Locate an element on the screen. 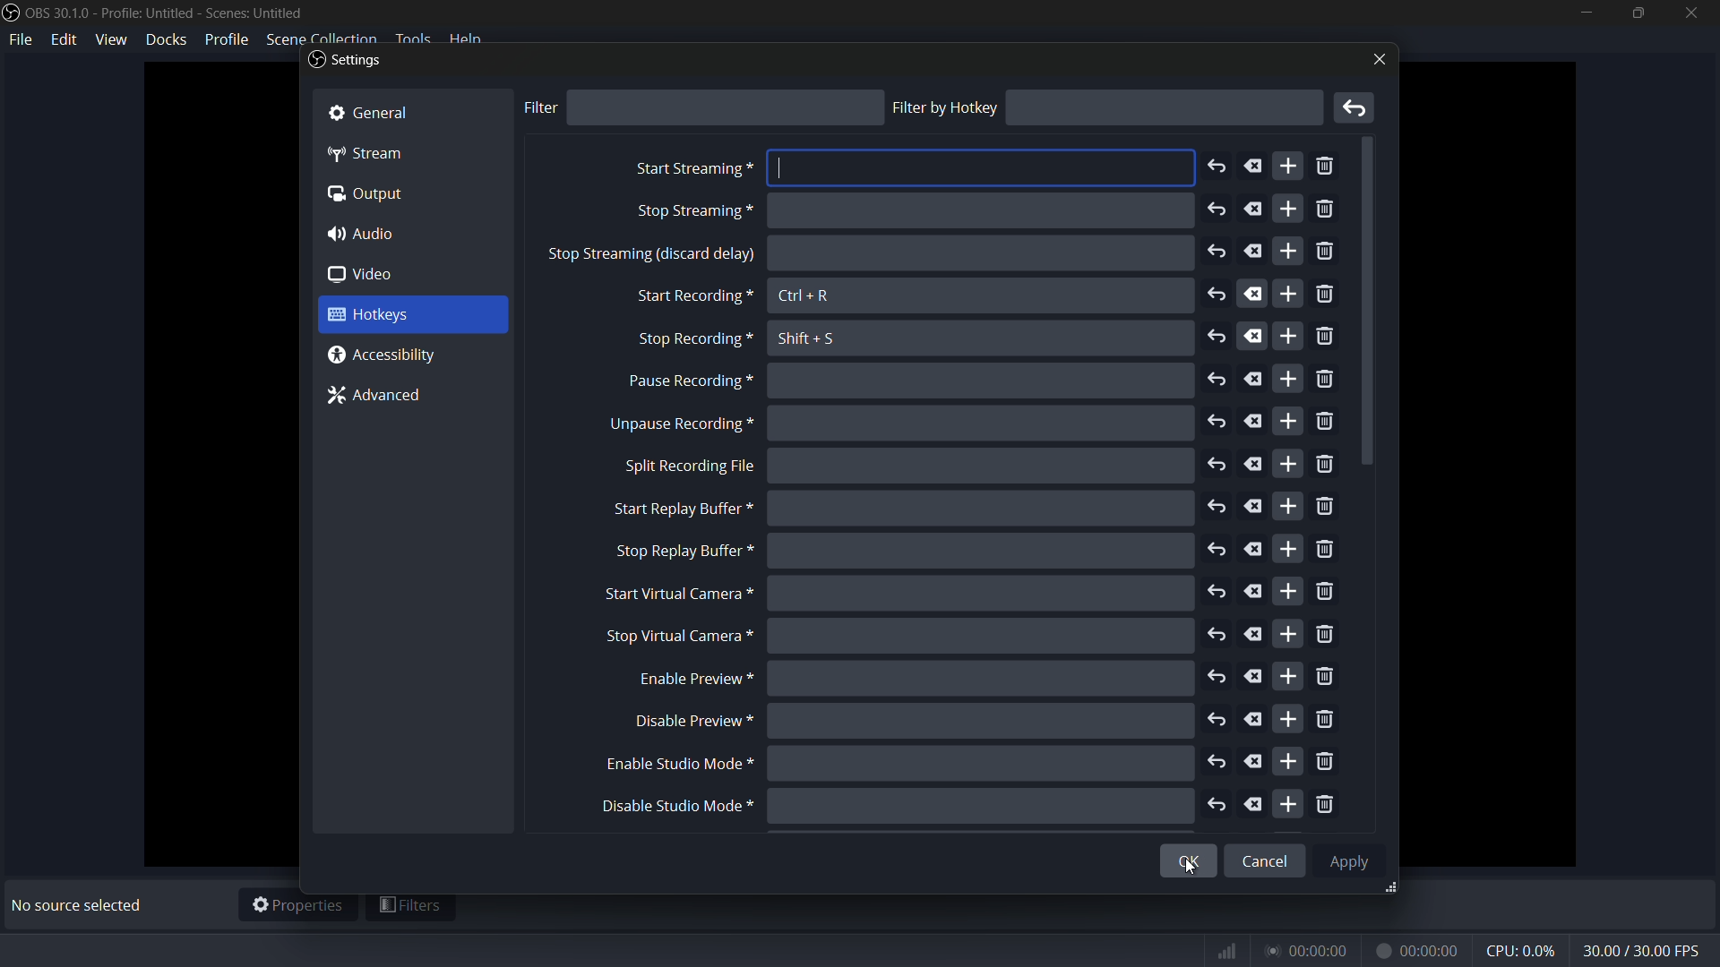  undo is located at coordinates (1214, 167).